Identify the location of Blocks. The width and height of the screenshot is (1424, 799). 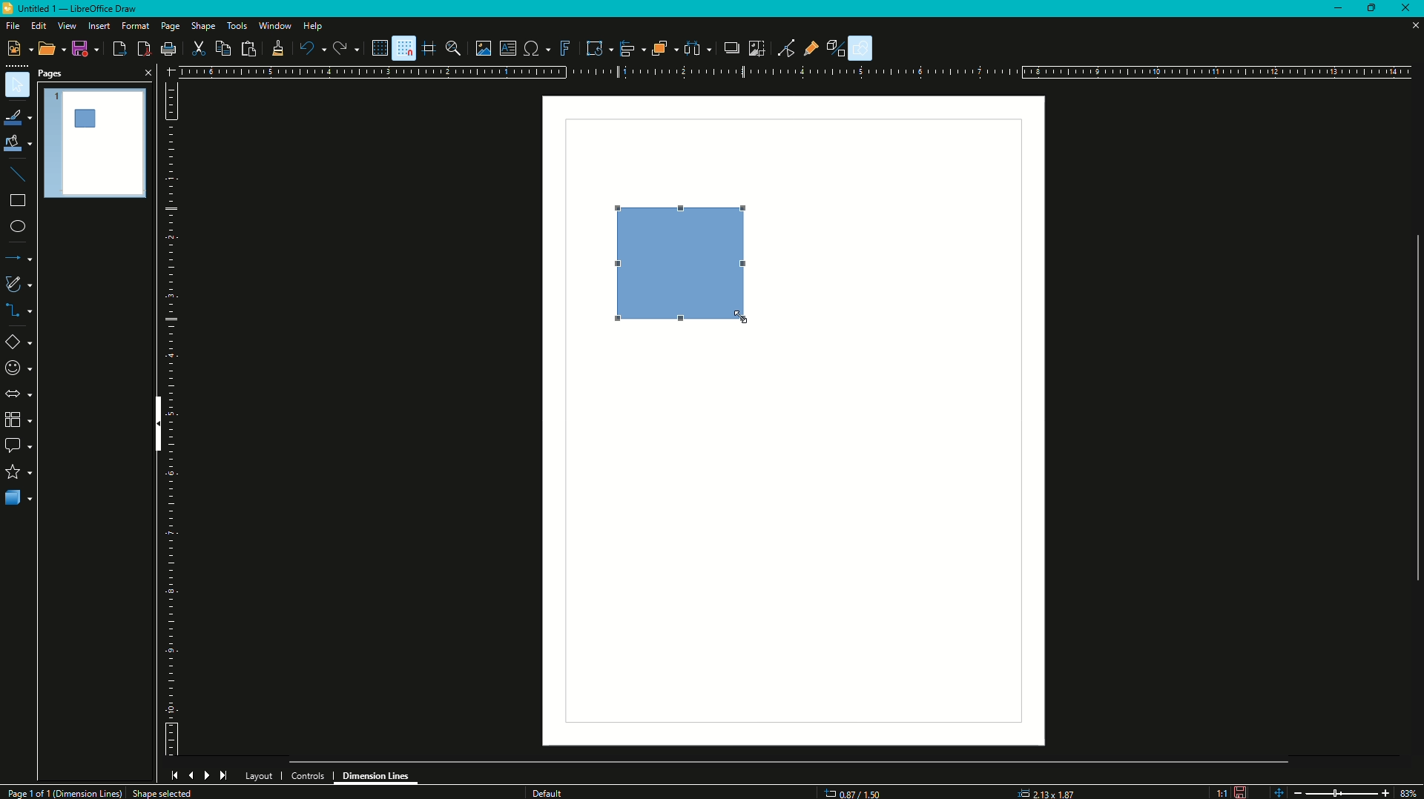
(17, 420).